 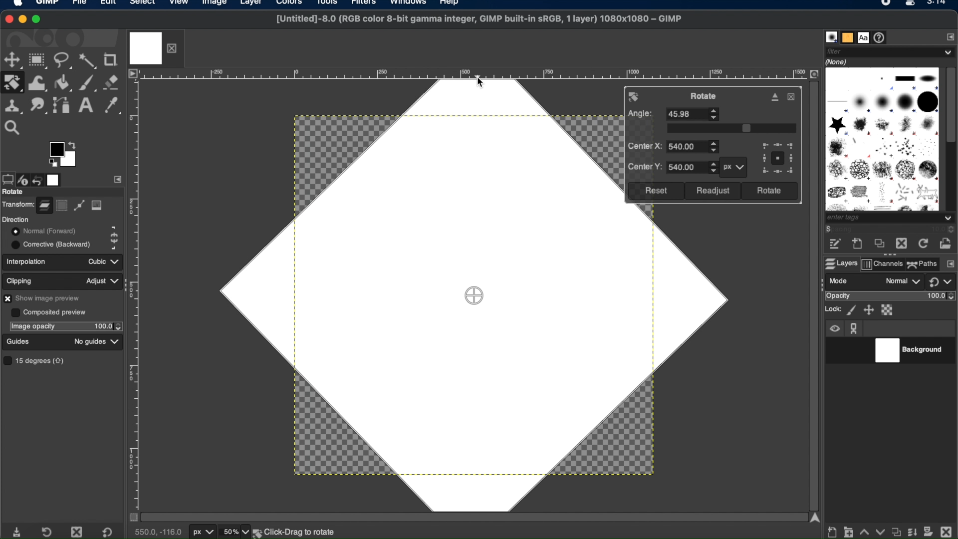 What do you see at coordinates (814, 74) in the screenshot?
I see `zoom image when window size changes` at bounding box center [814, 74].